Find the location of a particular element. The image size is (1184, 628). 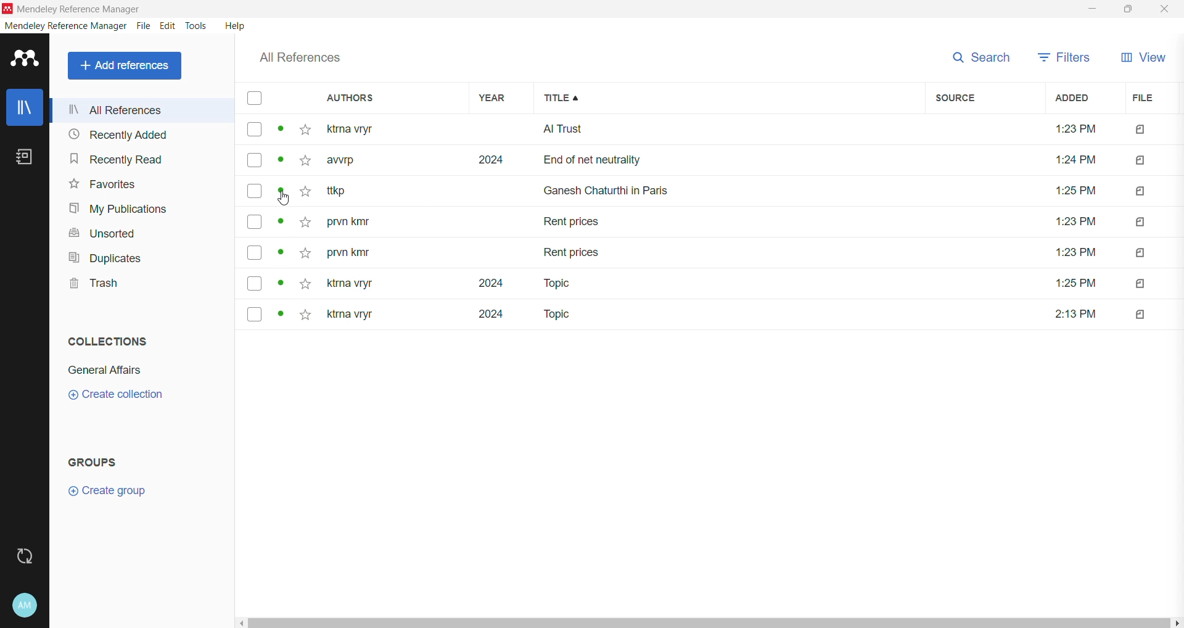

Create Group is located at coordinates (113, 492).